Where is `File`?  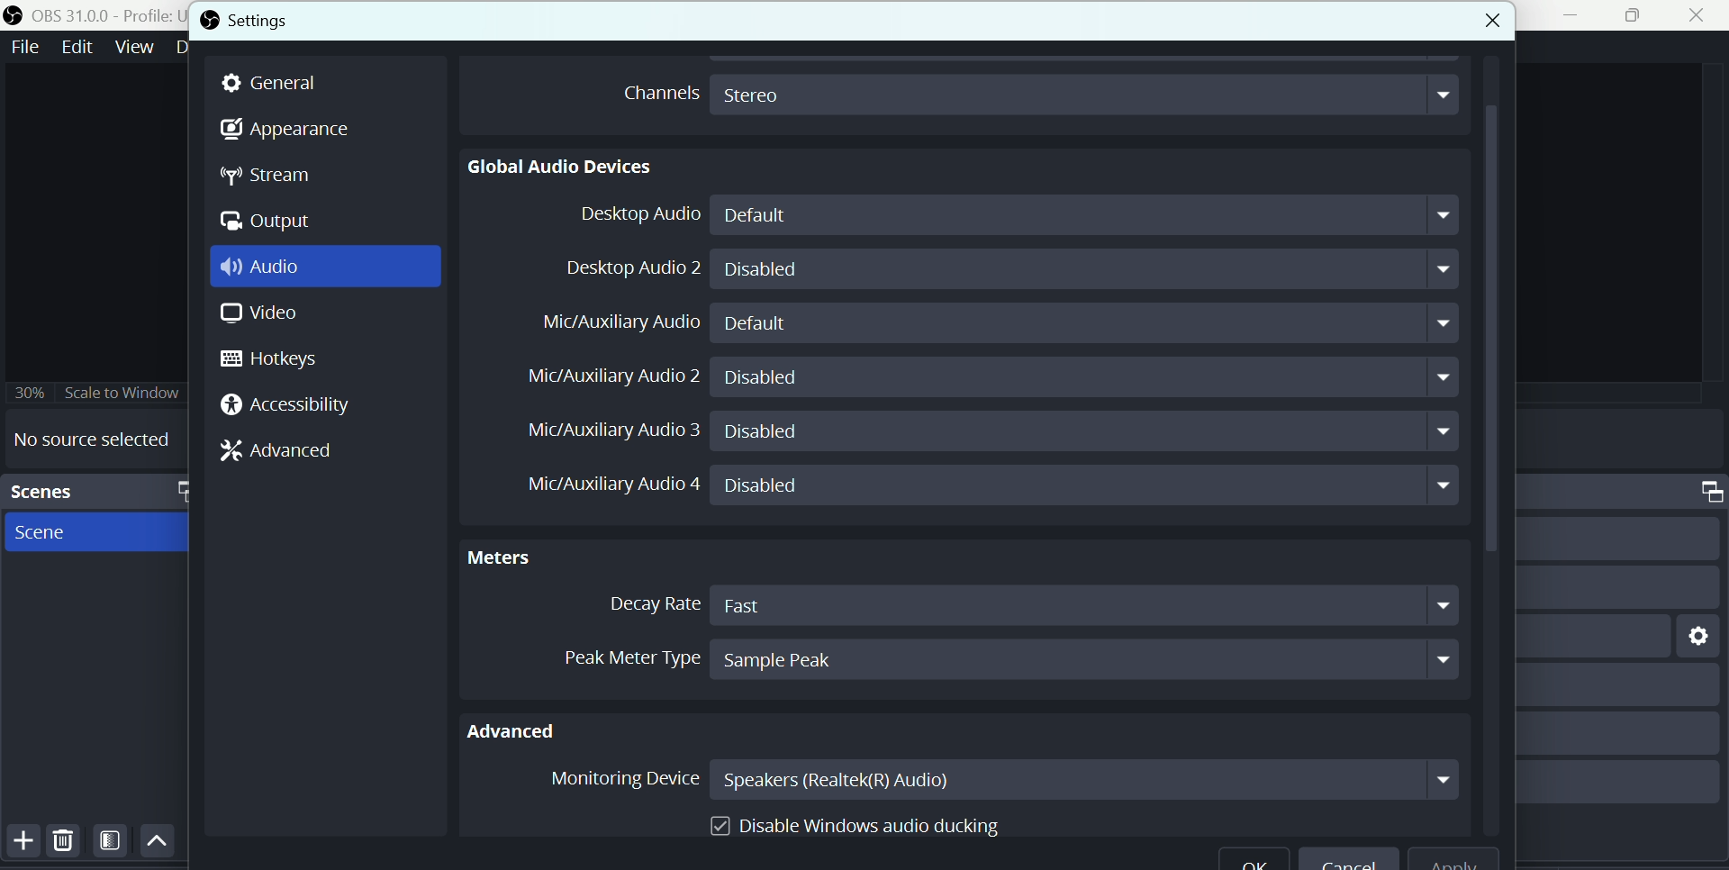
File is located at coordinates (24, 46).